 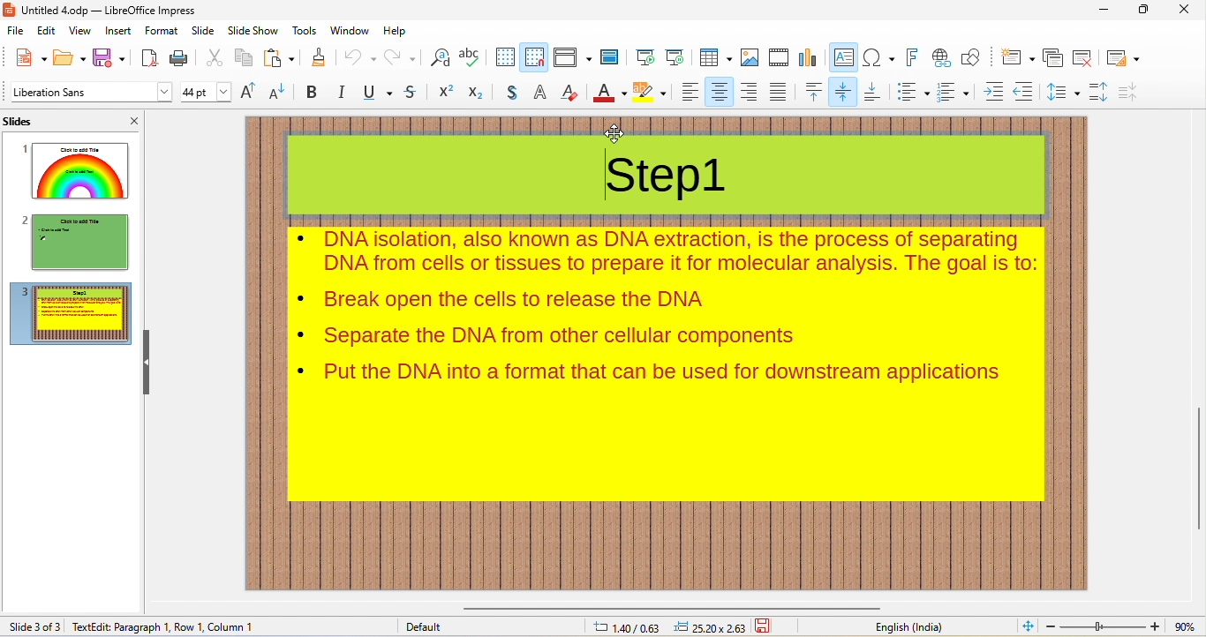 What do you see at coordinates (471, 56) in the screenshot?
I see `spelling` at bounding box center [471, 56].